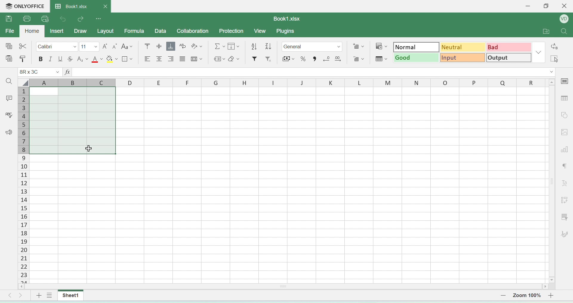  What do you see at coordinates (51, 59) in the screenshot?
I see `italics` at bounding box center [51, 59].